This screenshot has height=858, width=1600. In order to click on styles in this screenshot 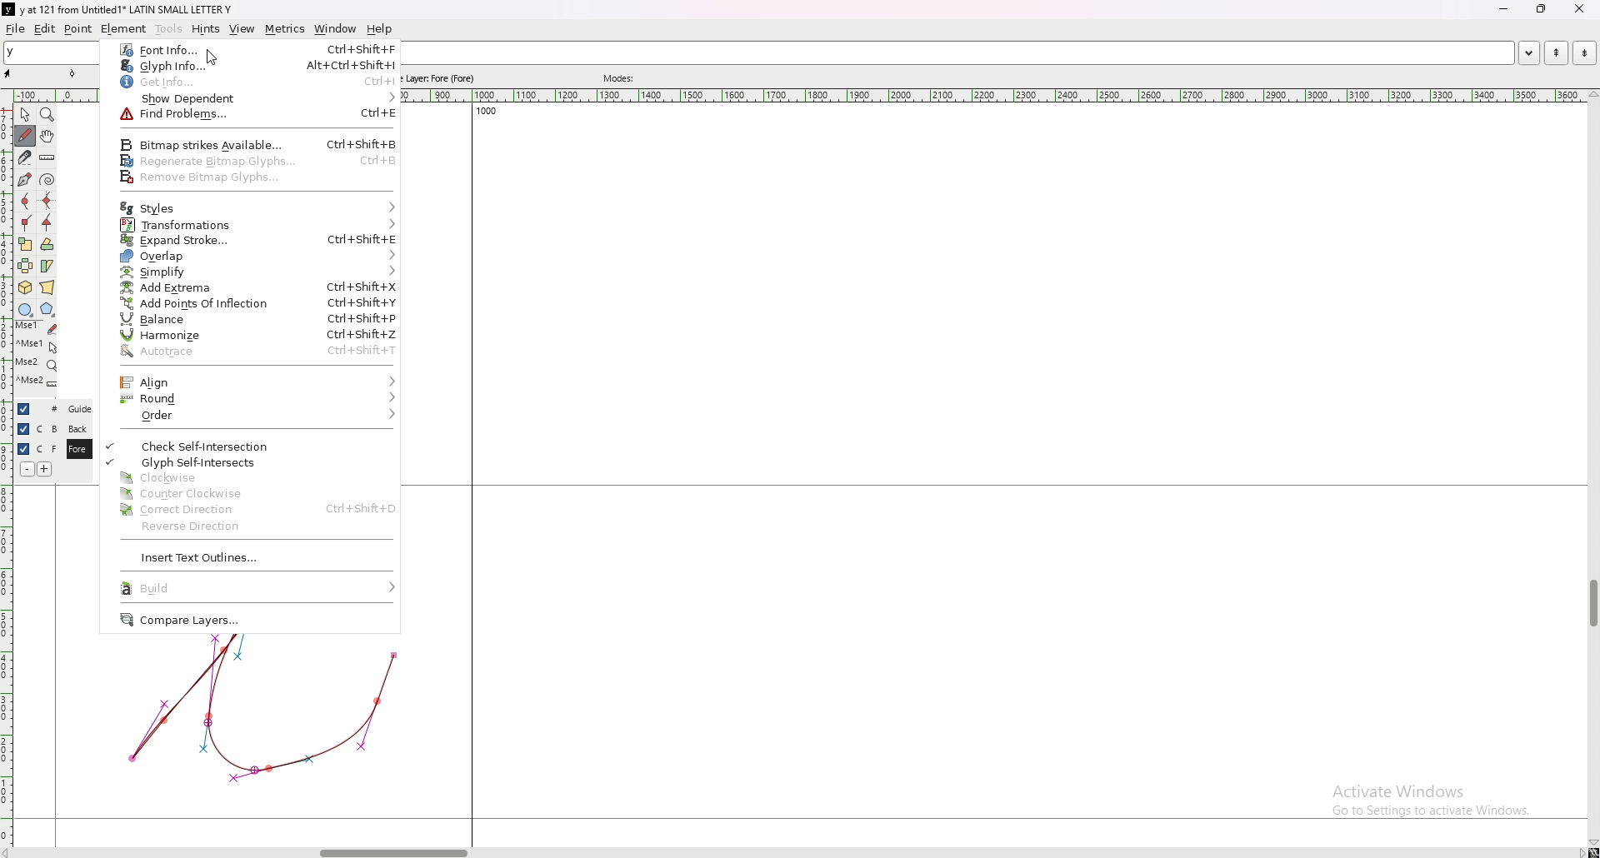, I will do `click(252, 207)`.